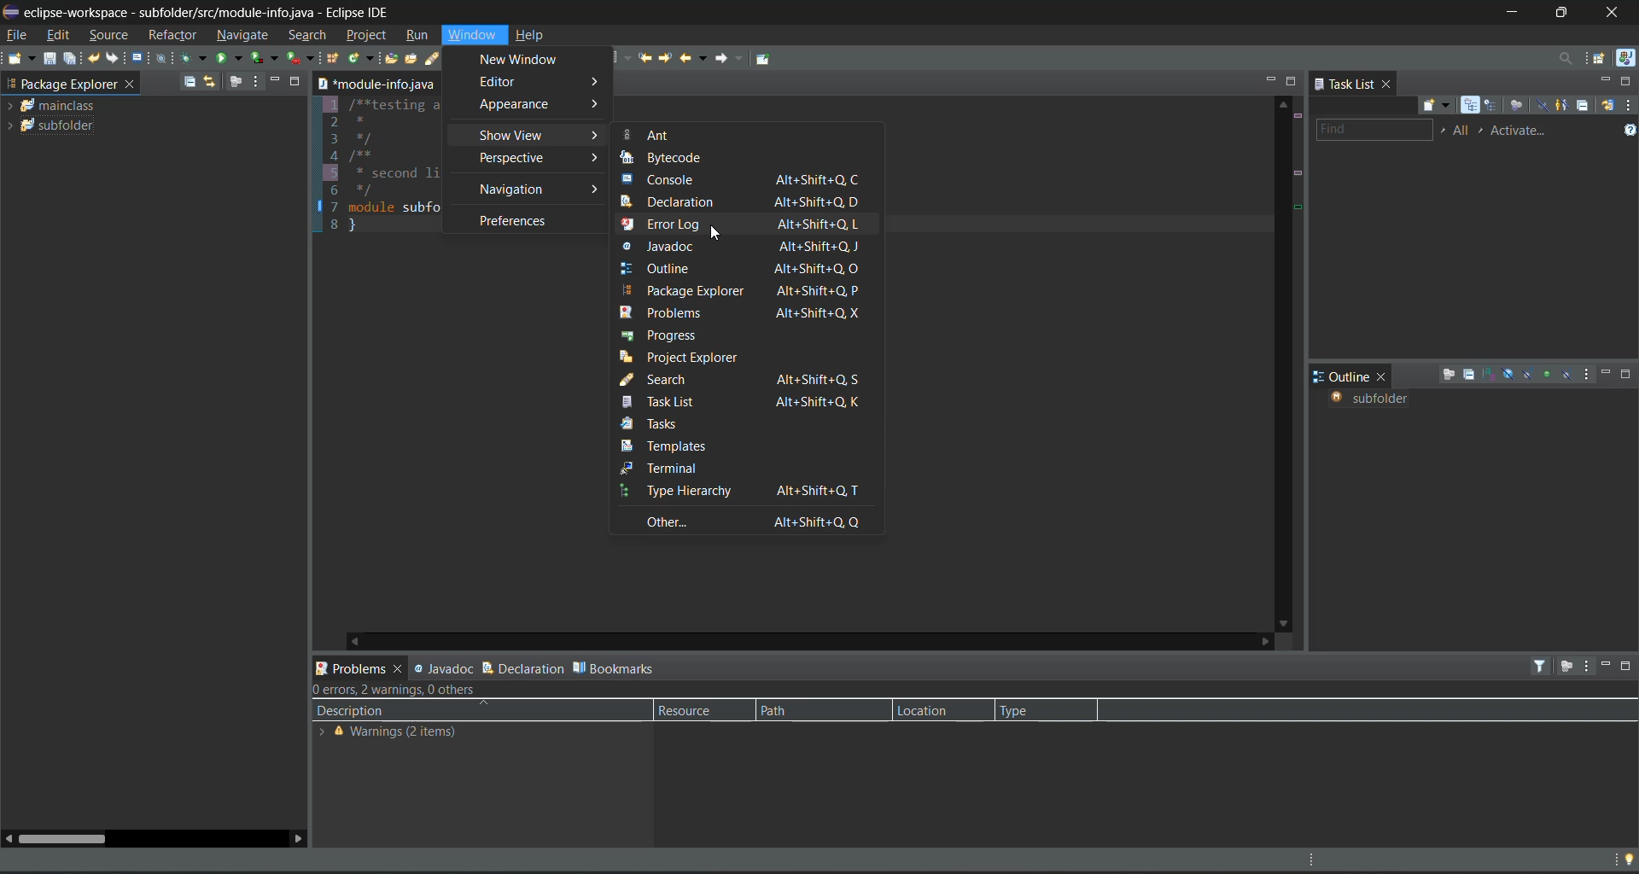 This screenshot has height=874, width=1639. I want to click on maximize, so click(1293, 81).